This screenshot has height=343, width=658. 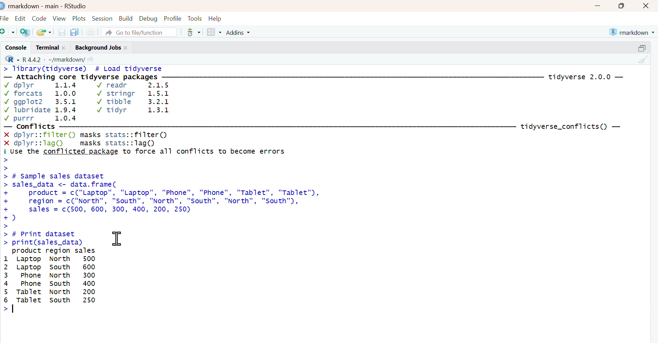 I want to click on Terminal, so click(x=46, y=47).